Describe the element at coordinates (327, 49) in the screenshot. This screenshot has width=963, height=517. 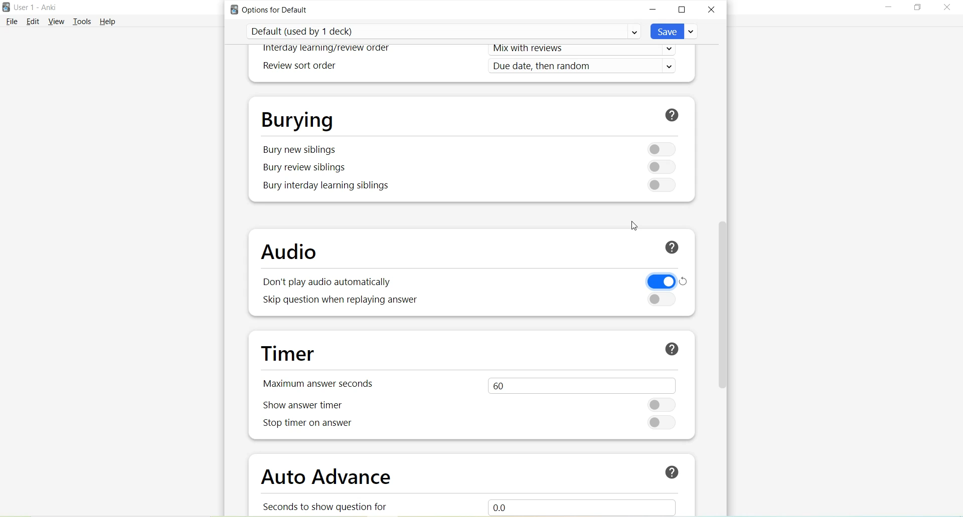
I see `Interday learning/review order` at that location.